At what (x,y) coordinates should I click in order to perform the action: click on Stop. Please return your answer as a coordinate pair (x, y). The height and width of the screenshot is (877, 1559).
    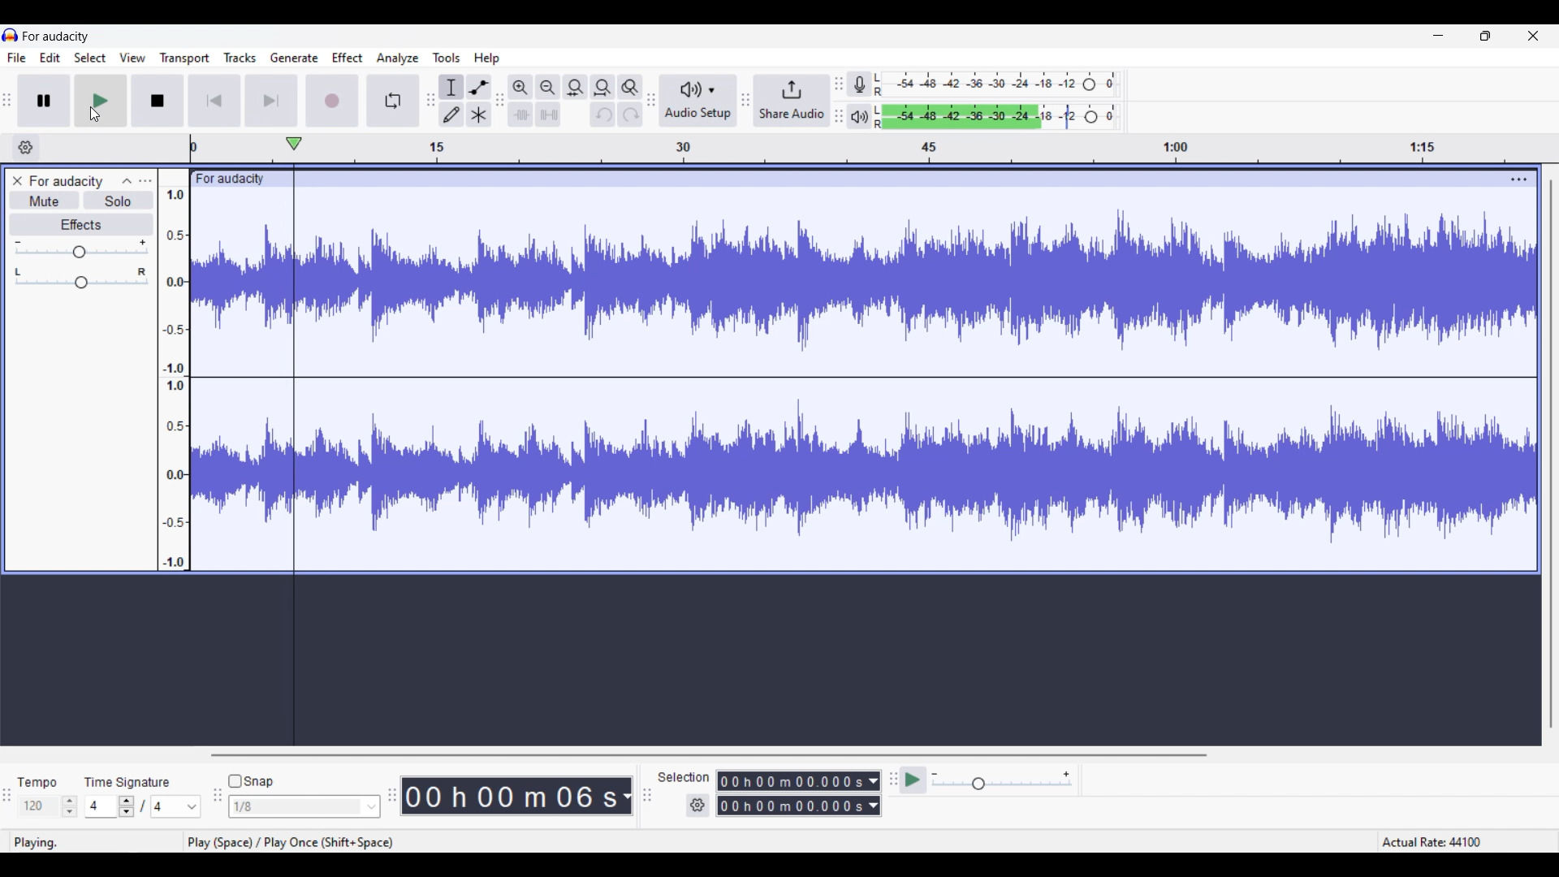
    Looking at the image, I should click on (158, 101).